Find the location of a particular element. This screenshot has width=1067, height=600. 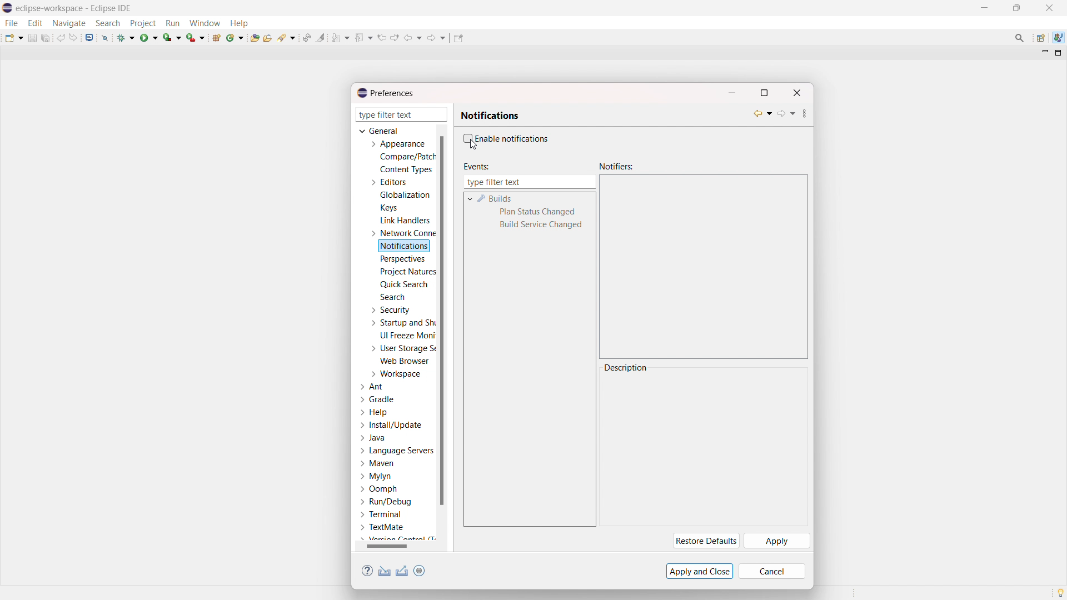

maximize dialogbox is located at coordinates (764, 93).